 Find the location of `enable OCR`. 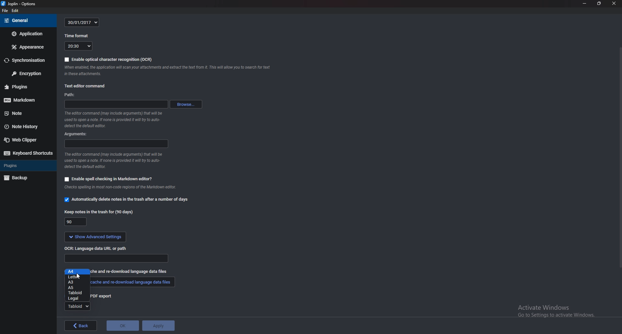

enable OCR is located at coordinates (107, 59).